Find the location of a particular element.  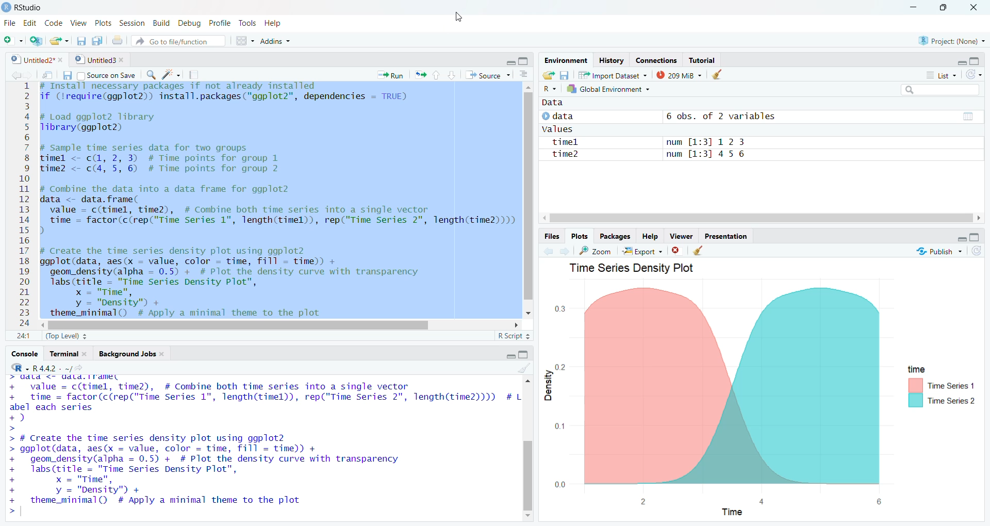

Save is located at coordinates (81, 41).